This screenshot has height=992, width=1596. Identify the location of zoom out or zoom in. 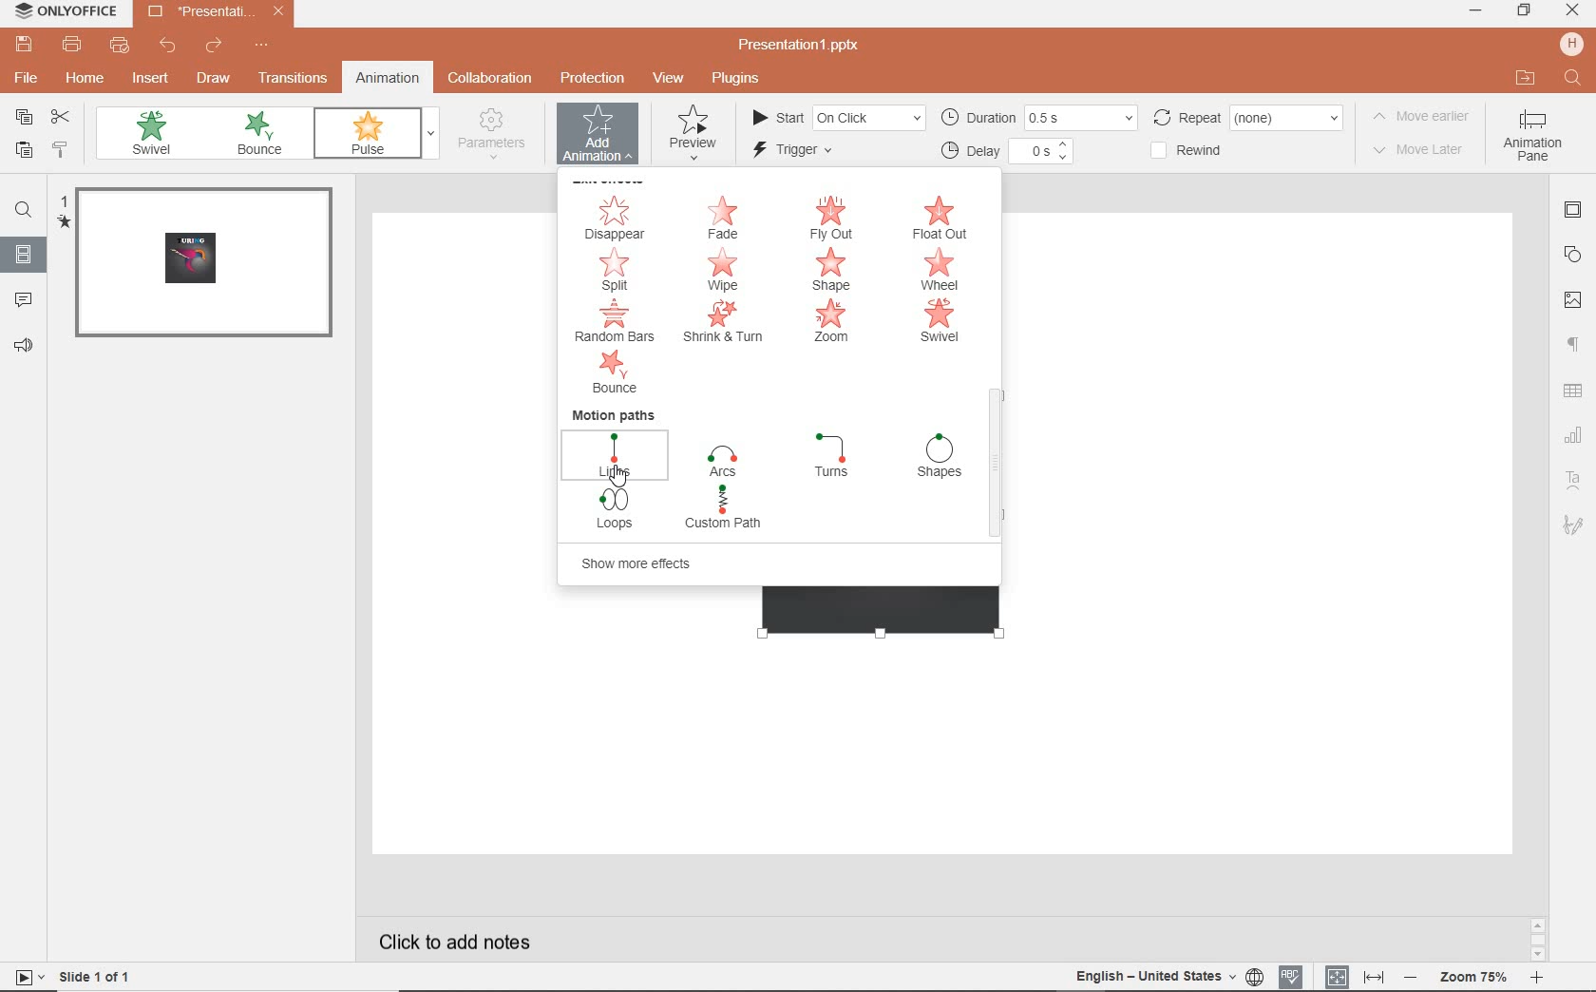
(1474, 979).